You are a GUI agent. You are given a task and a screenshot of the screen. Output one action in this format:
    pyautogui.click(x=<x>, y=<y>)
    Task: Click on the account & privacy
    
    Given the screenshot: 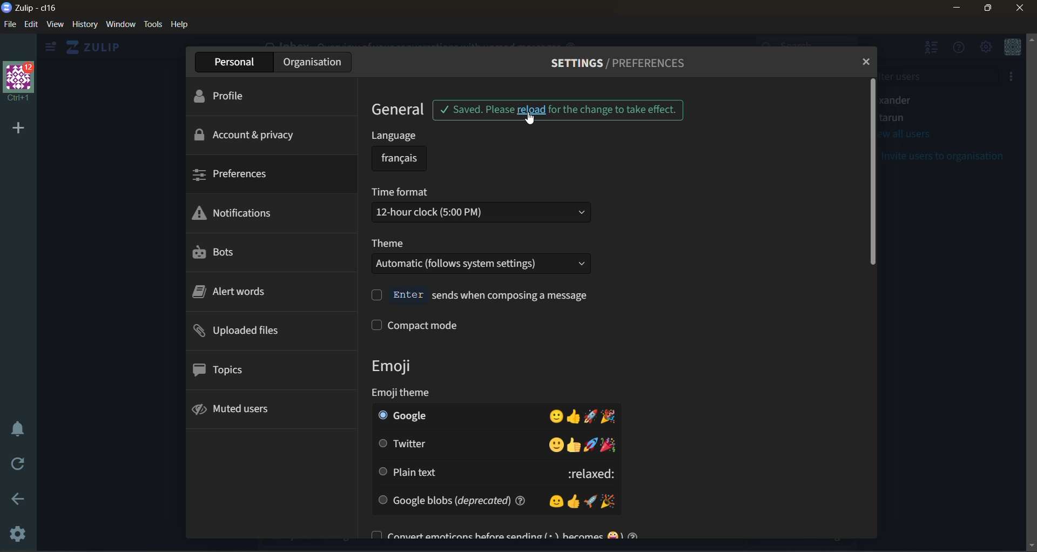 What is the action you would take?
    pyautogui.click(x=247, y=135)
    